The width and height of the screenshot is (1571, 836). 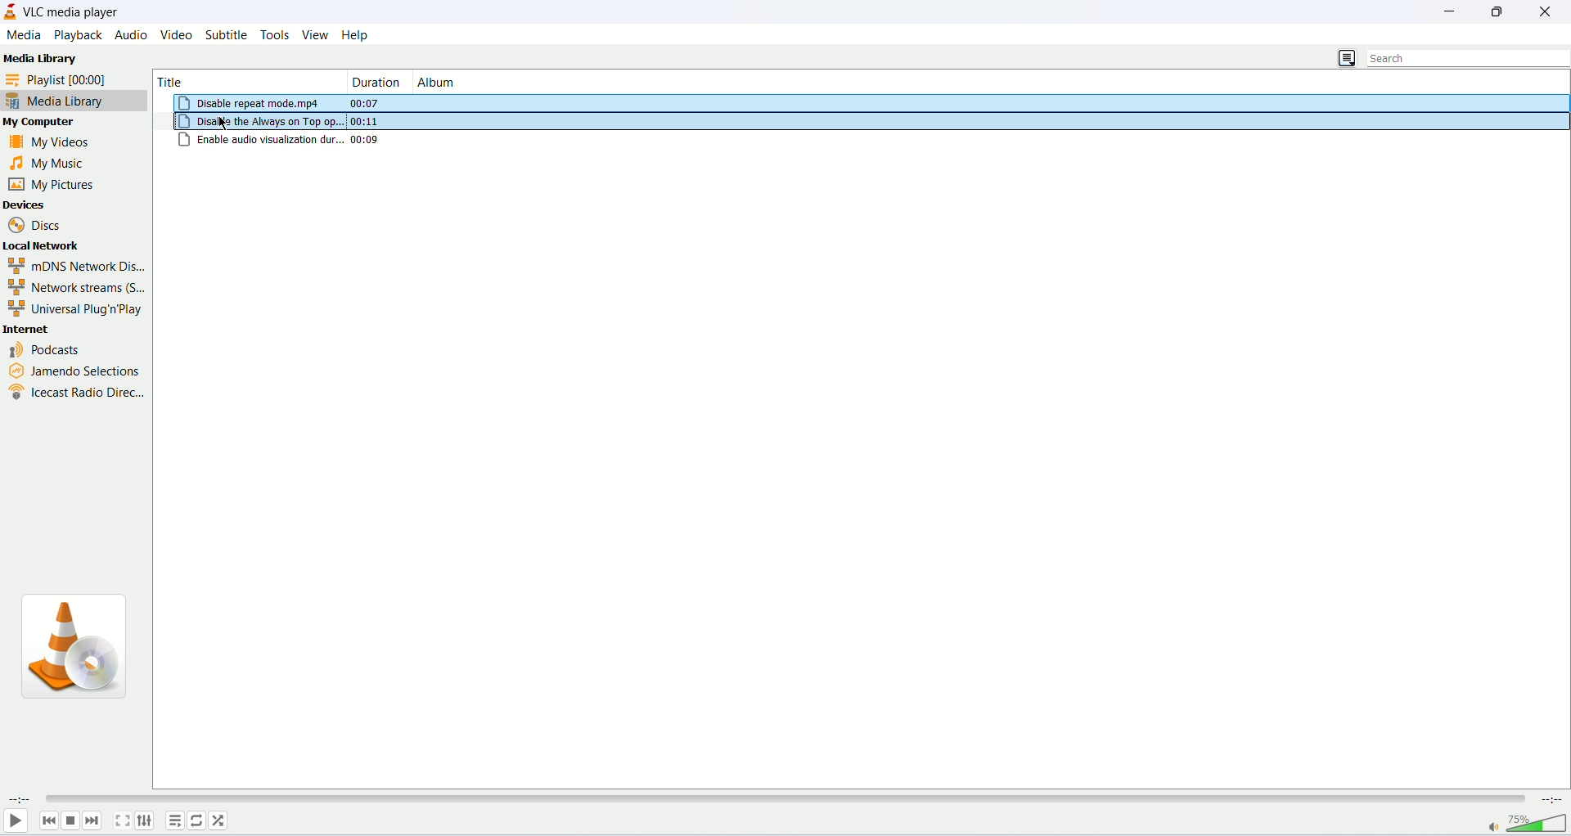 I want to click on Media Library, so click(x=40, y=60).